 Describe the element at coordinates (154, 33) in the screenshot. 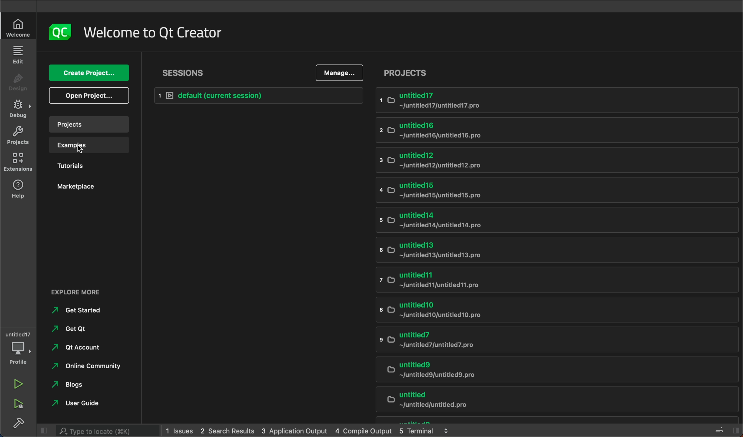

I see `welocme to Qt` at that location.